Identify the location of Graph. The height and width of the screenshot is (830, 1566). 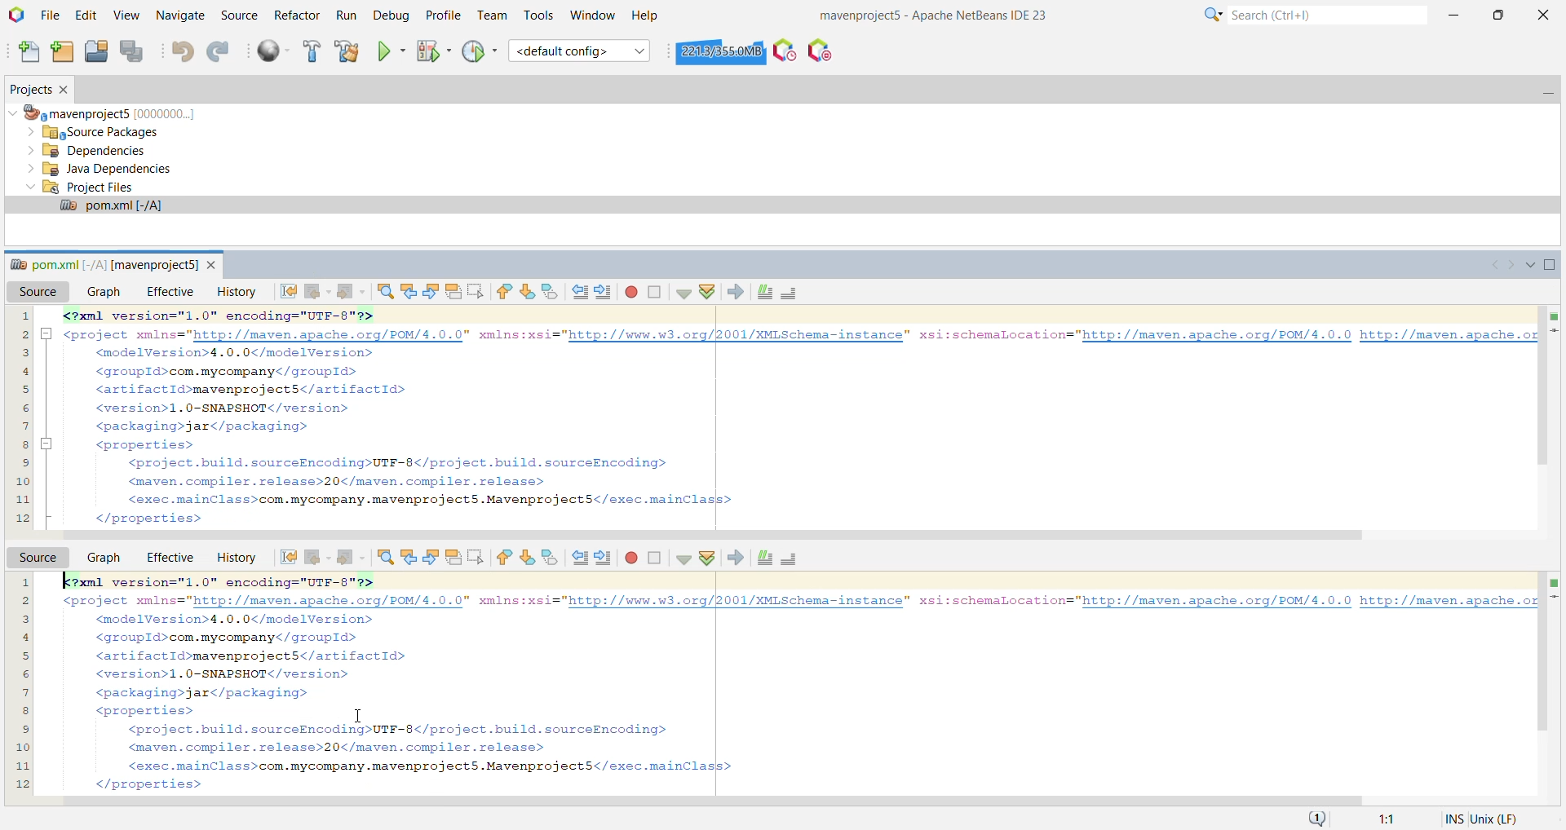
(103, 558).